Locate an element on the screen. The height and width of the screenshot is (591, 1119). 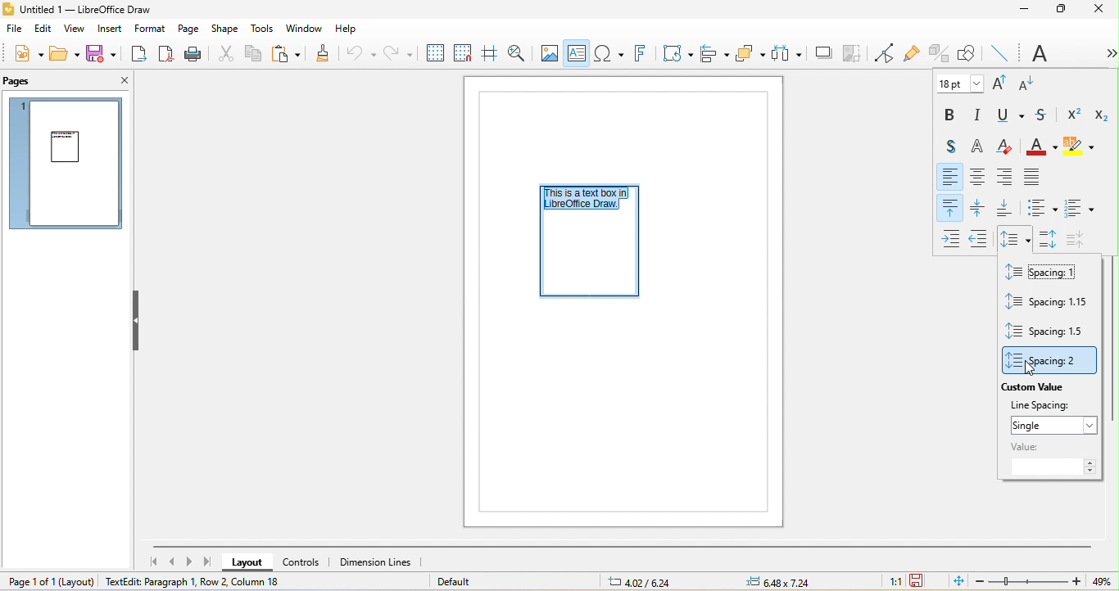
justified is located at coordinates (1031, 176).